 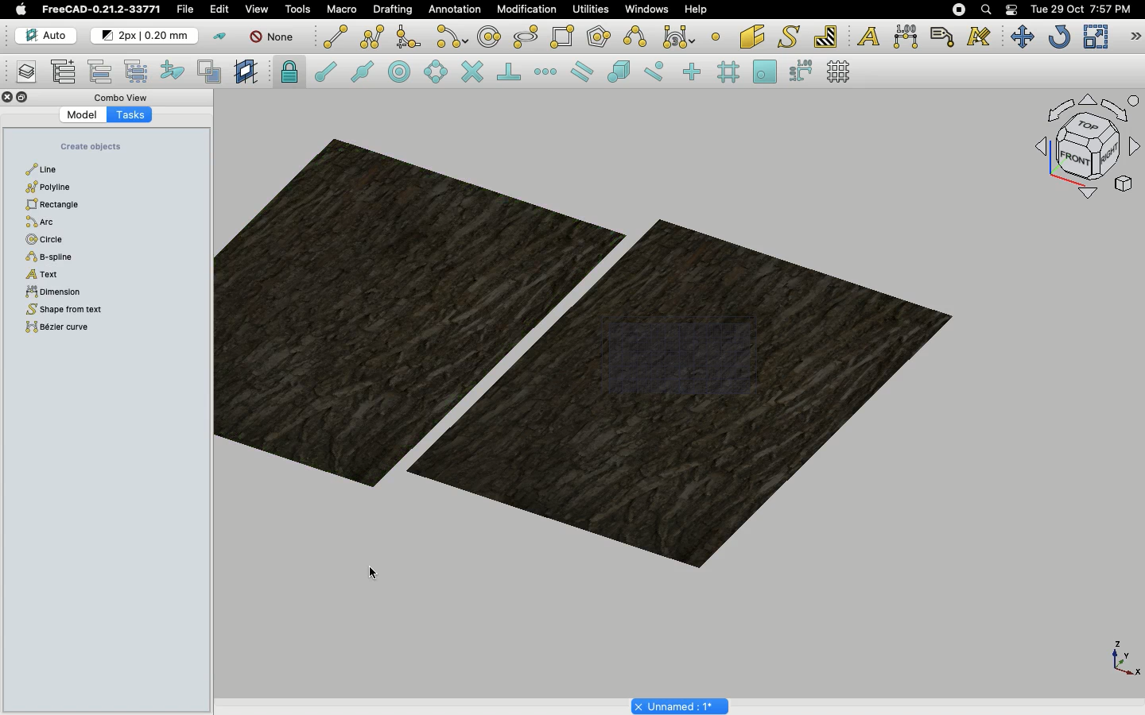 What do you see at coordinates (1122, 657) in the screenshot?
I see `Axis` at bounding box center [1122, 657].